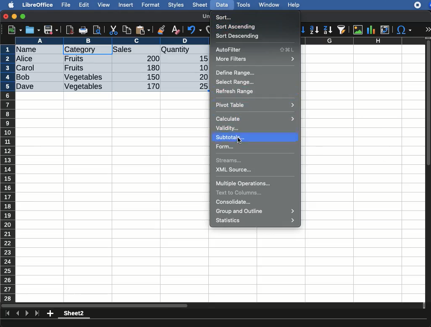 This screenshot has height=327, width=431. What do you see at coordinates (8, 314) in the screenshot?
I see `first sheet` at bounding box center [8, 314].